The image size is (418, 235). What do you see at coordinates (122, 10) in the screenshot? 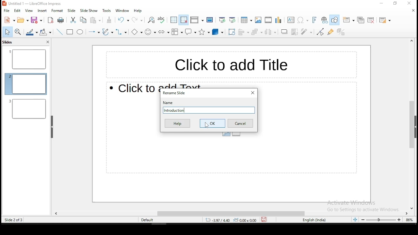
I see `window` at bounding box center [122, 10].